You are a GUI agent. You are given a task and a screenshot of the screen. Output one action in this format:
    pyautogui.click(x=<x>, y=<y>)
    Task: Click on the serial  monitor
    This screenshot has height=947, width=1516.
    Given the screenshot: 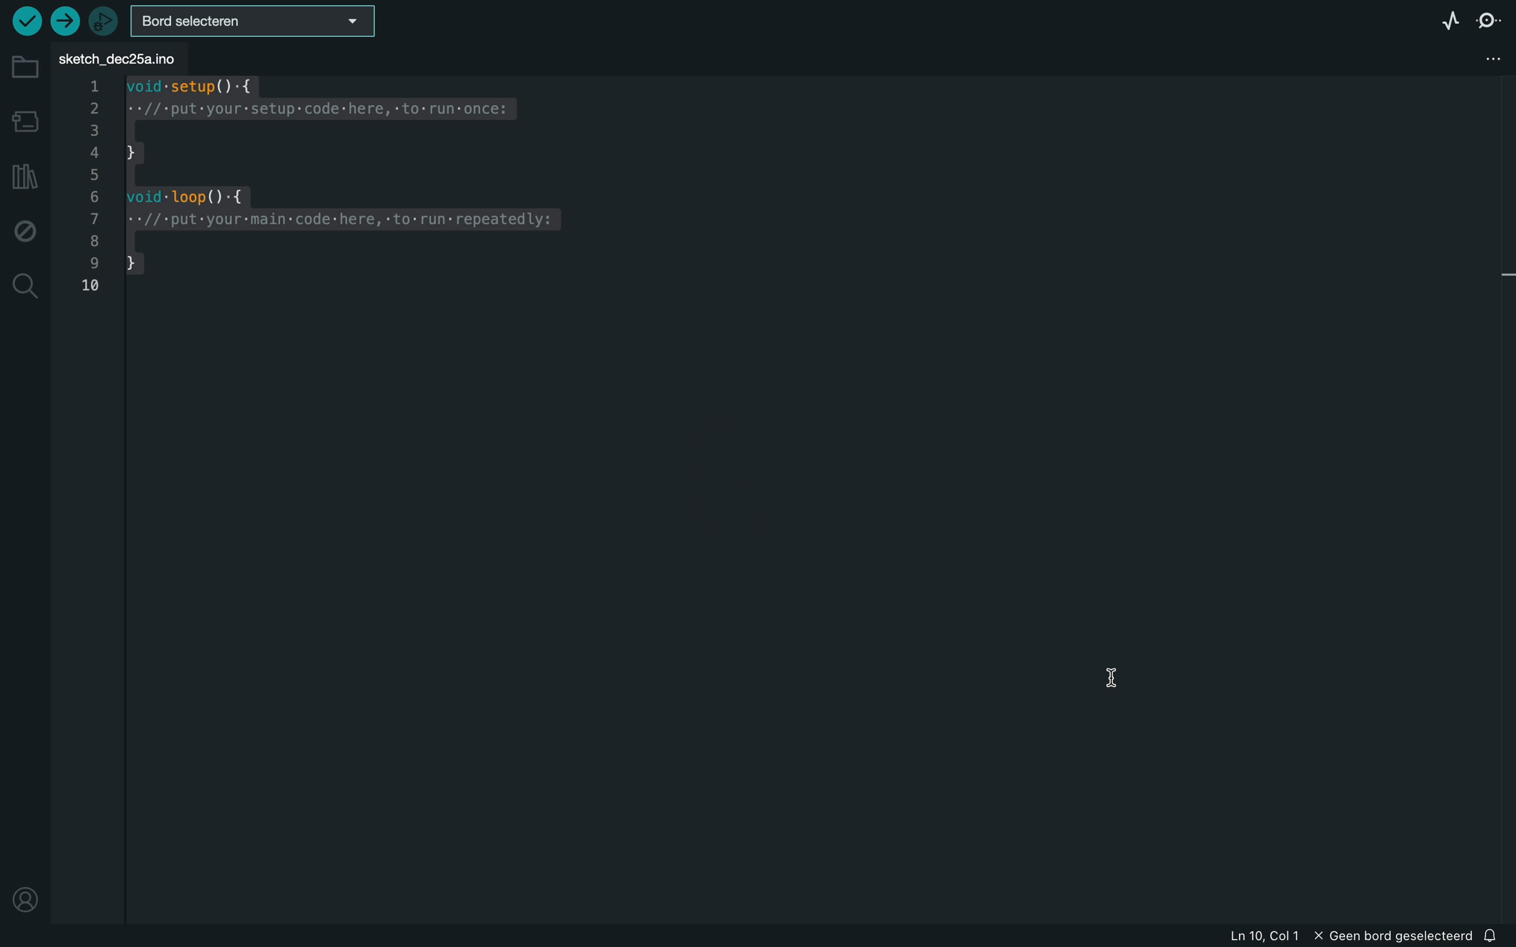 What is the action you would take?
    pyautogui.click(x=1489, y=21)
    